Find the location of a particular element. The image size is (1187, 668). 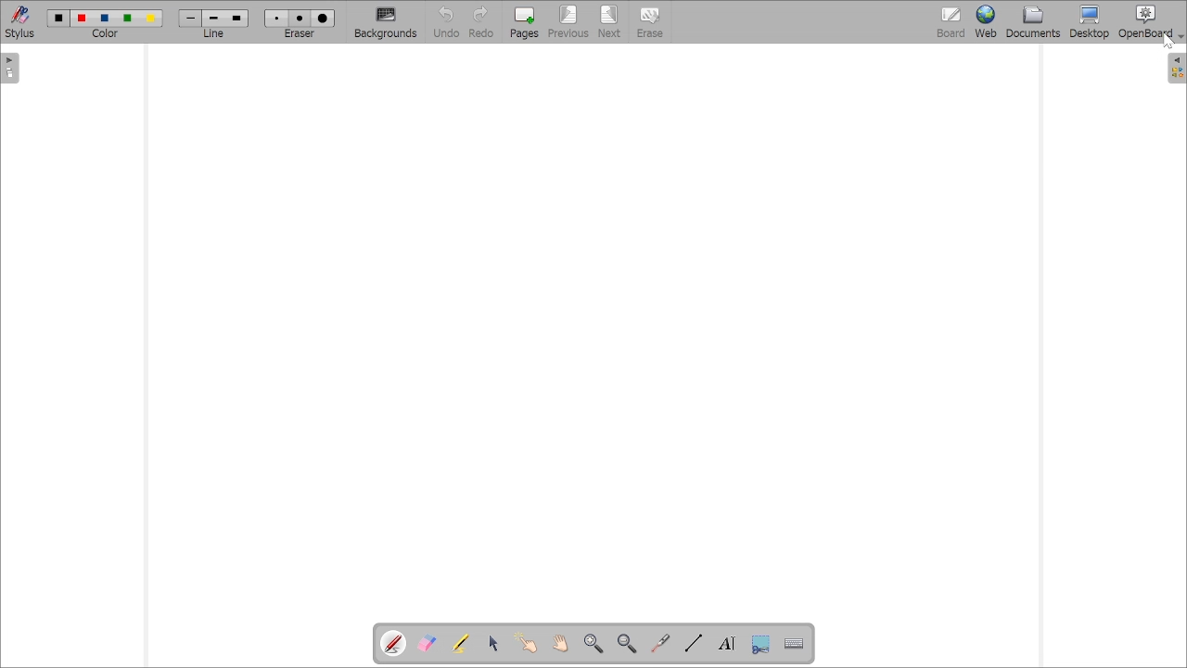

Interact with items is located at coordinates (525, 643).